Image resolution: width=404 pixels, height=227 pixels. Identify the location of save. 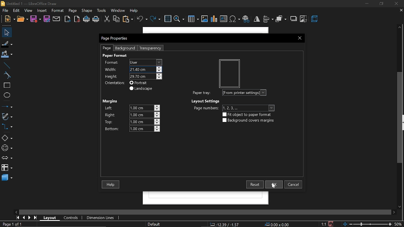
(332, 224).